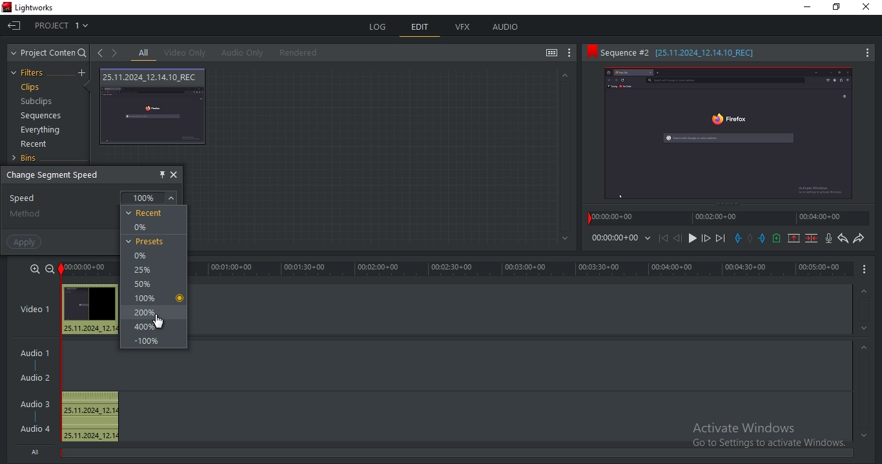  What do you see at coordinates (672, 239) in the screenshot?
I see `` at bounding box center [672, 239].